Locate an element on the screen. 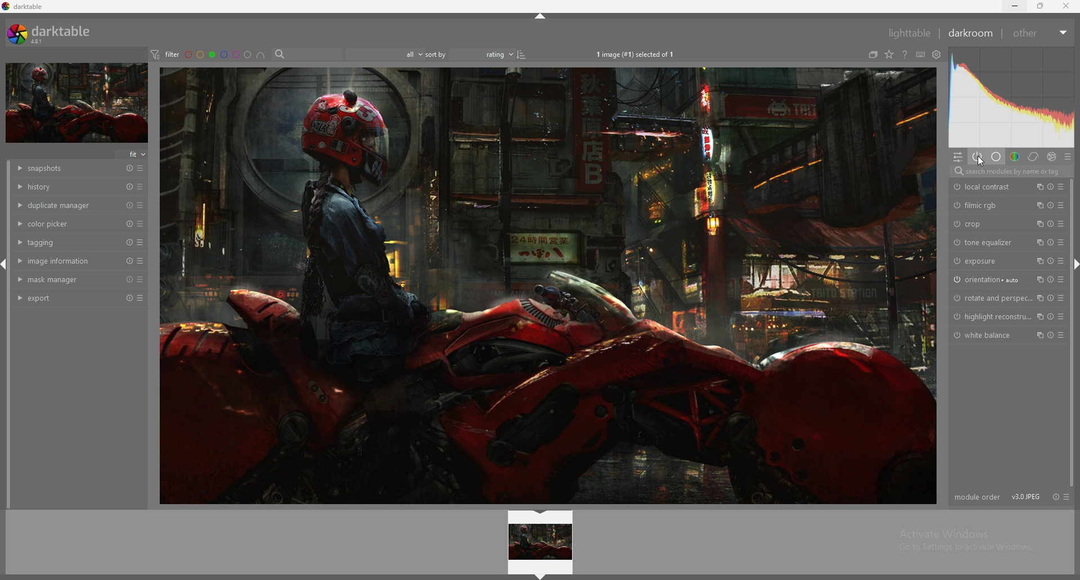 This screenshot has height=580, width=1080. reset is located at coordinates (1056, 497).